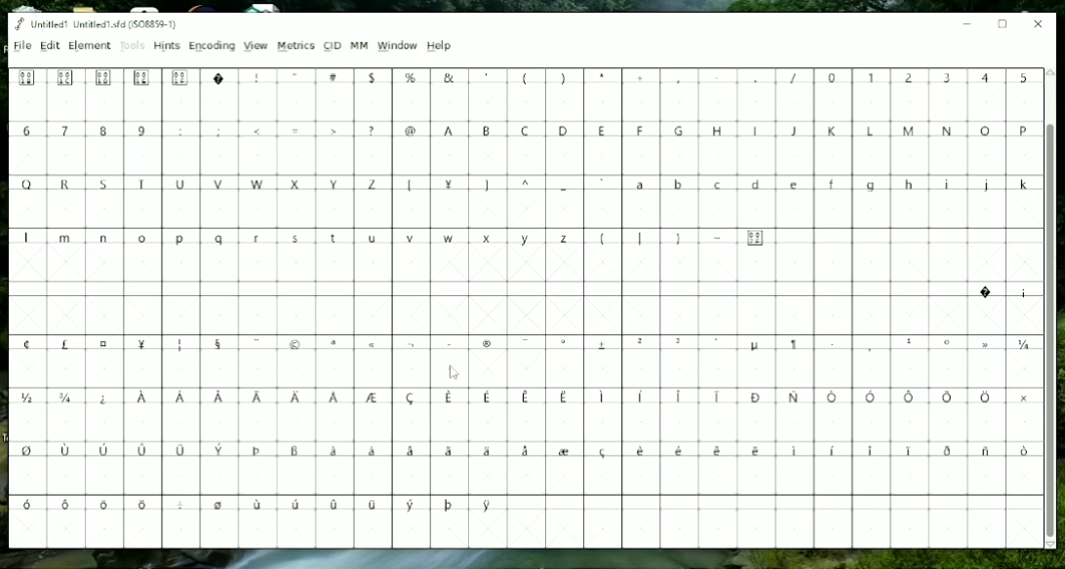  Describe the element at coordinates (967, 22) in the screenshot. I see `Minimize` at that location.